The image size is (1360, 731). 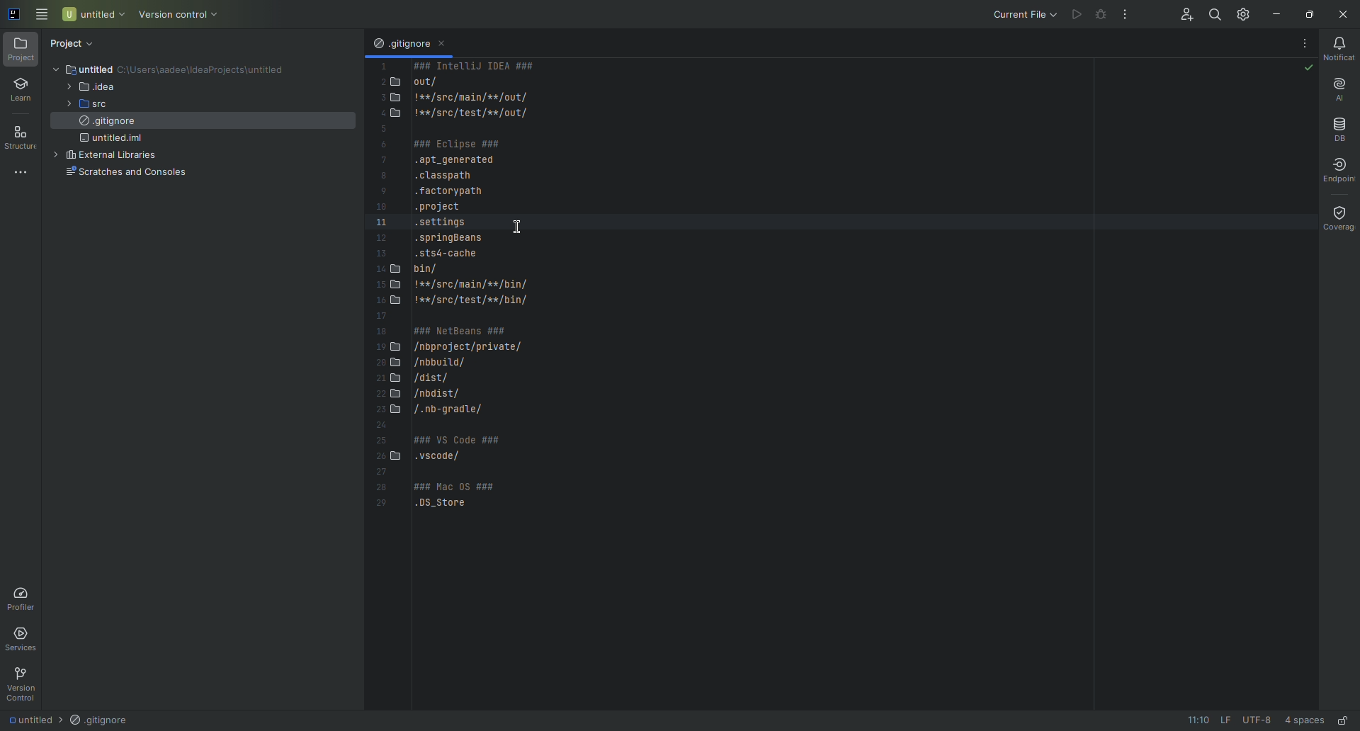 I want to click on More tools, so click(x=23, y=171).